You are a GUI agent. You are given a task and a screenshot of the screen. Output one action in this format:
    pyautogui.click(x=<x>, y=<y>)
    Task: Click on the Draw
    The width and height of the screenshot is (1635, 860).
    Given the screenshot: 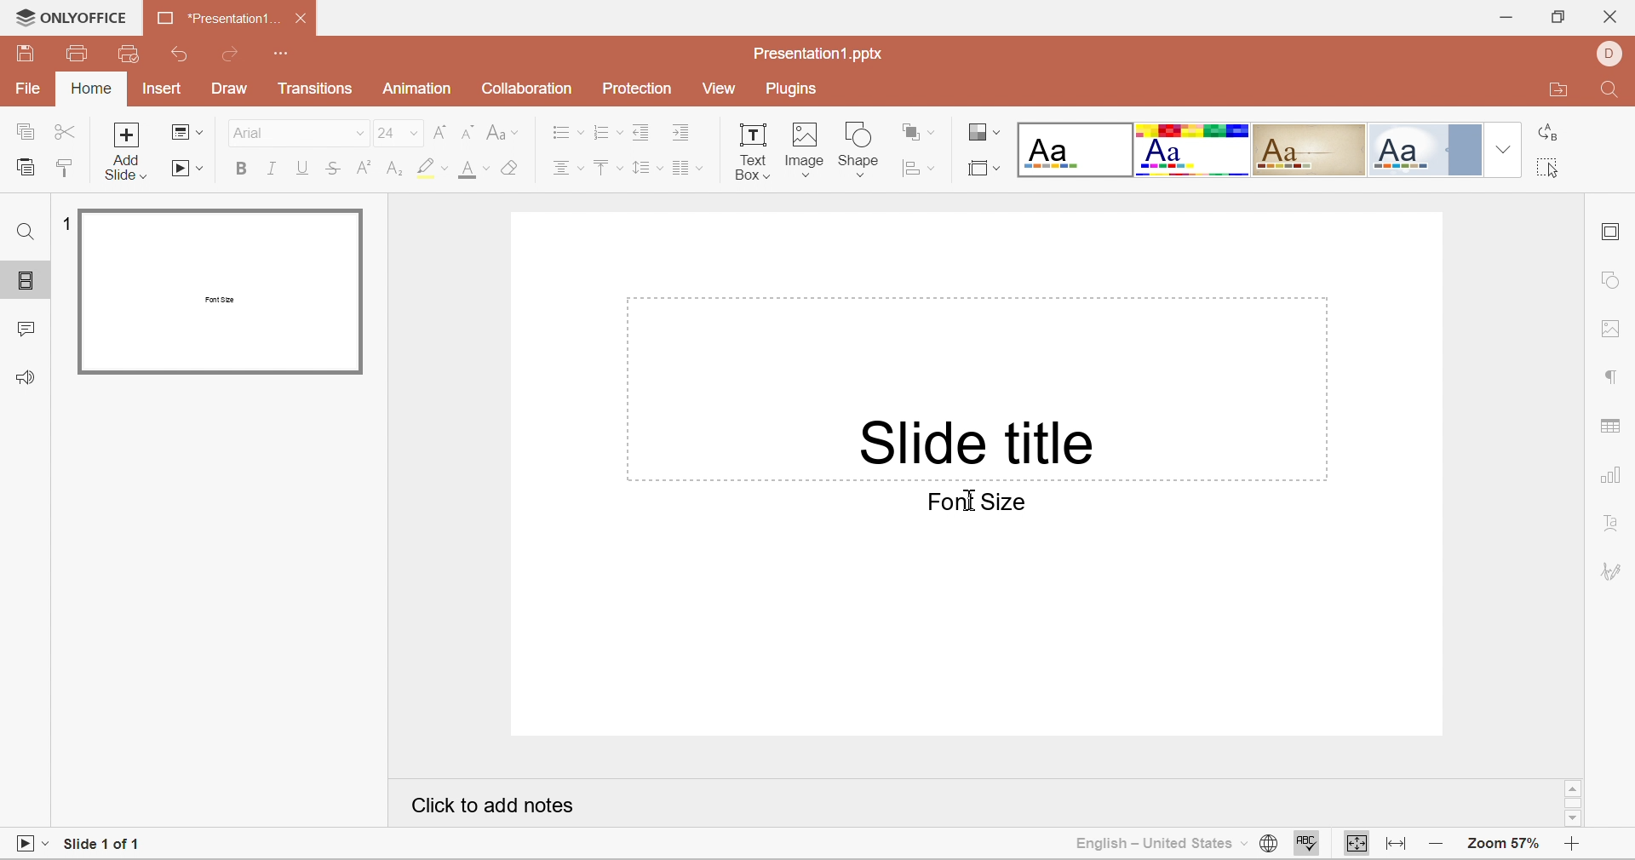 What is the action you would take?
    pyautogui.click(x=232, y=89)
    